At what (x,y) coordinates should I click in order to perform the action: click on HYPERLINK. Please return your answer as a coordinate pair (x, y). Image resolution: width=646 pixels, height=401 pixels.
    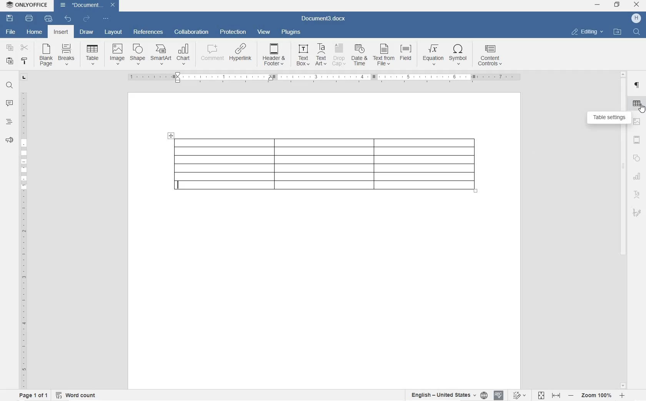
    Looking at the image, I should click on (241, 52).